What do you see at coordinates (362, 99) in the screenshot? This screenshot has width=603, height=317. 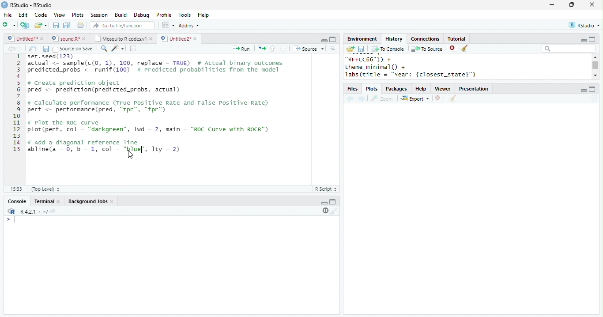 I see `forward` at bounding box center [362, 99].